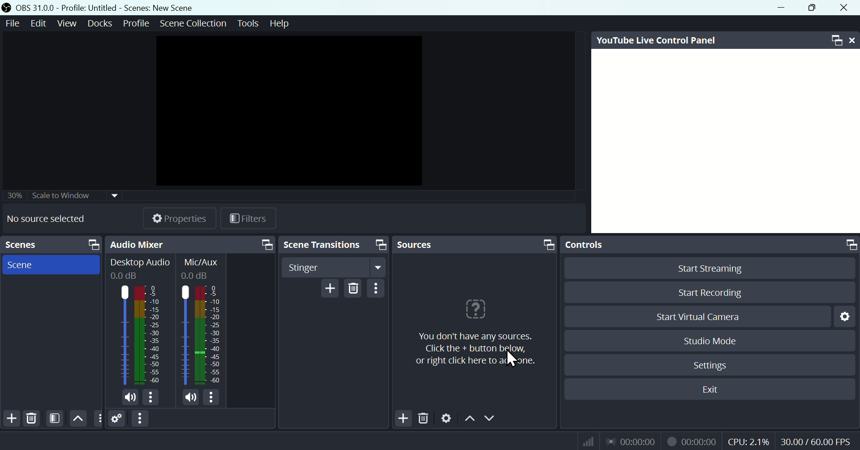  I want to click on Exit, so click(709, 389).